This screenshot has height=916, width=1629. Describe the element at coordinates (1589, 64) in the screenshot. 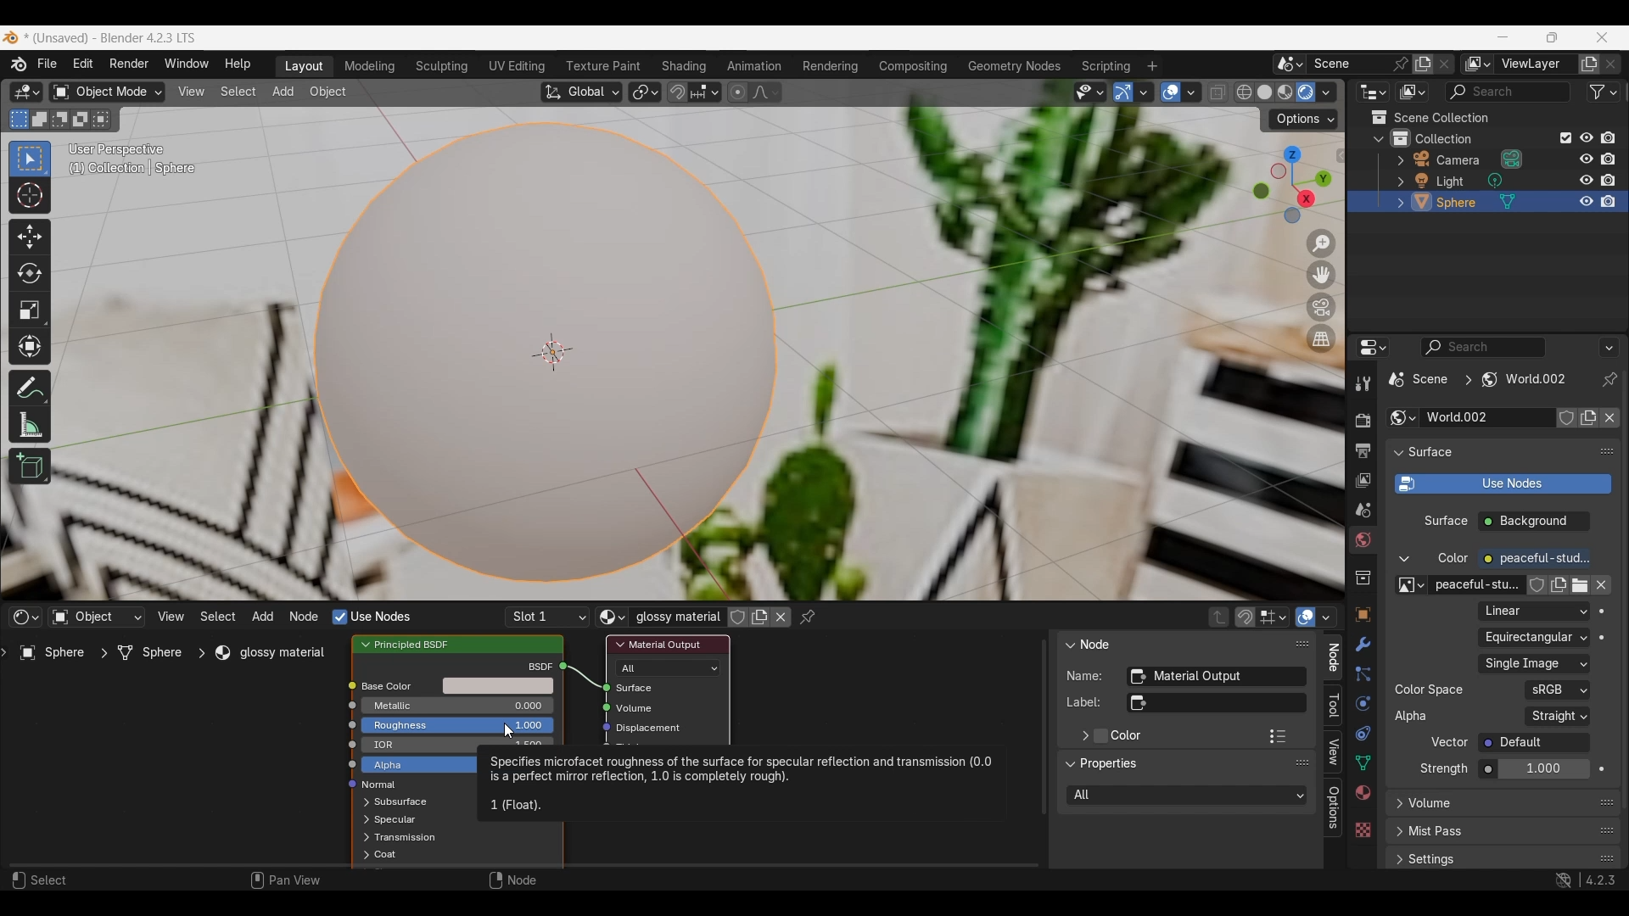

I see `Add view layer` at that location.